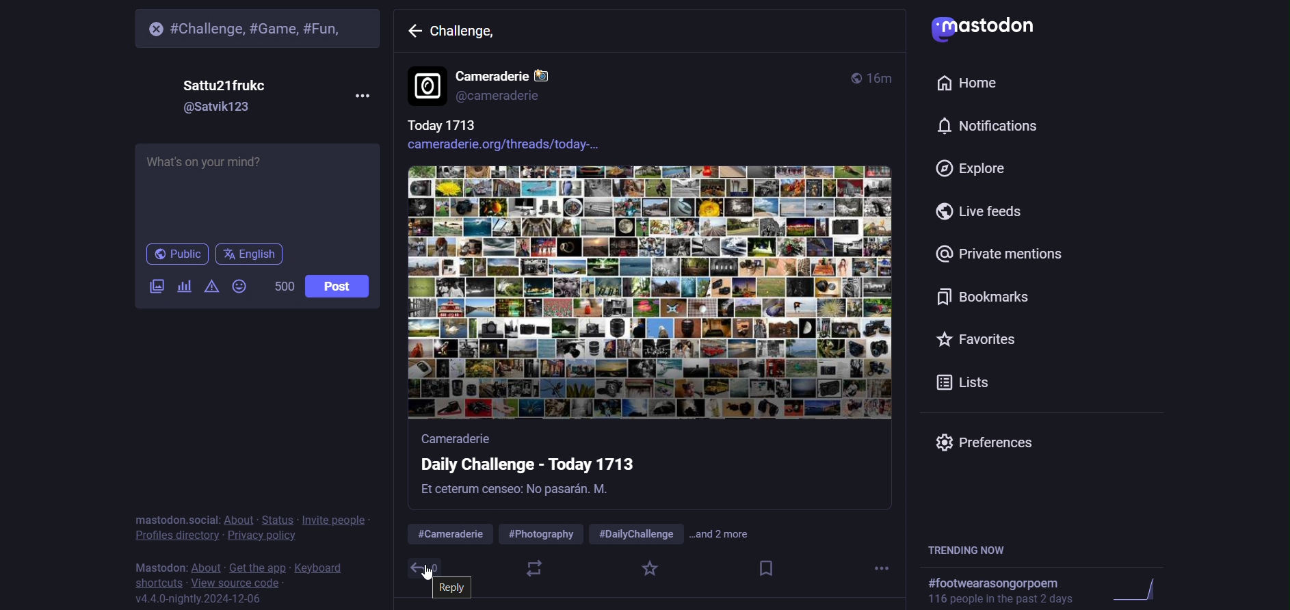 This screenshot has height=610, width=1290. Describe the element at coordinates (973, 168) in the screenshot. I see `explore` at that location.